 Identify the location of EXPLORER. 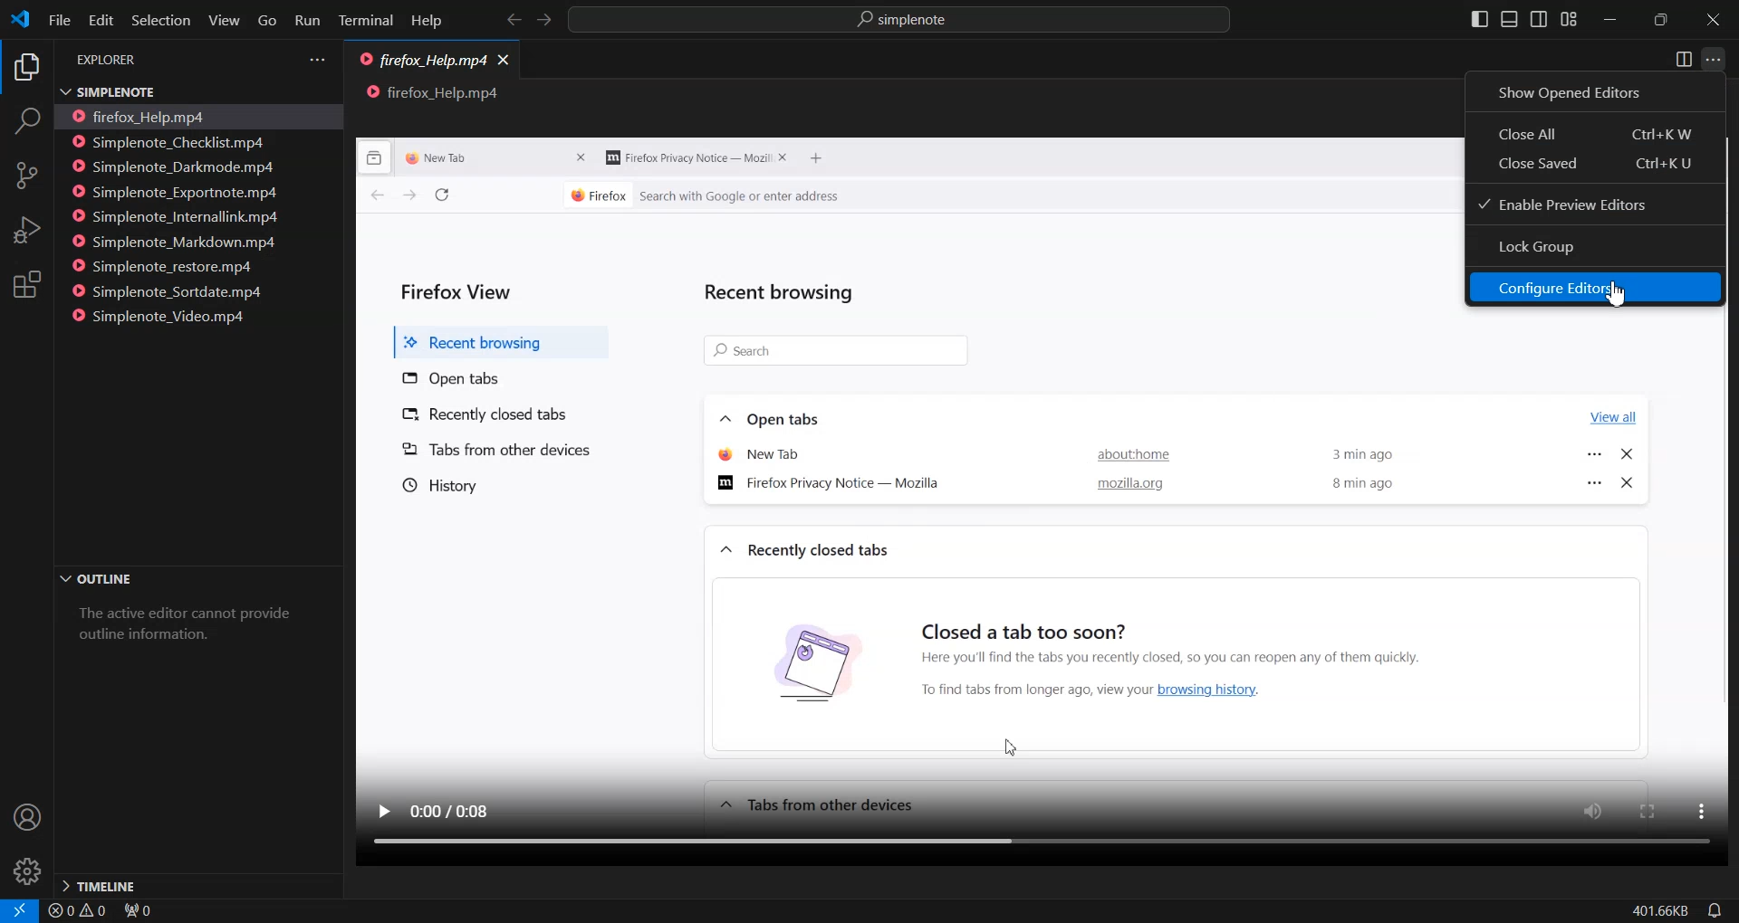
(110, 61).